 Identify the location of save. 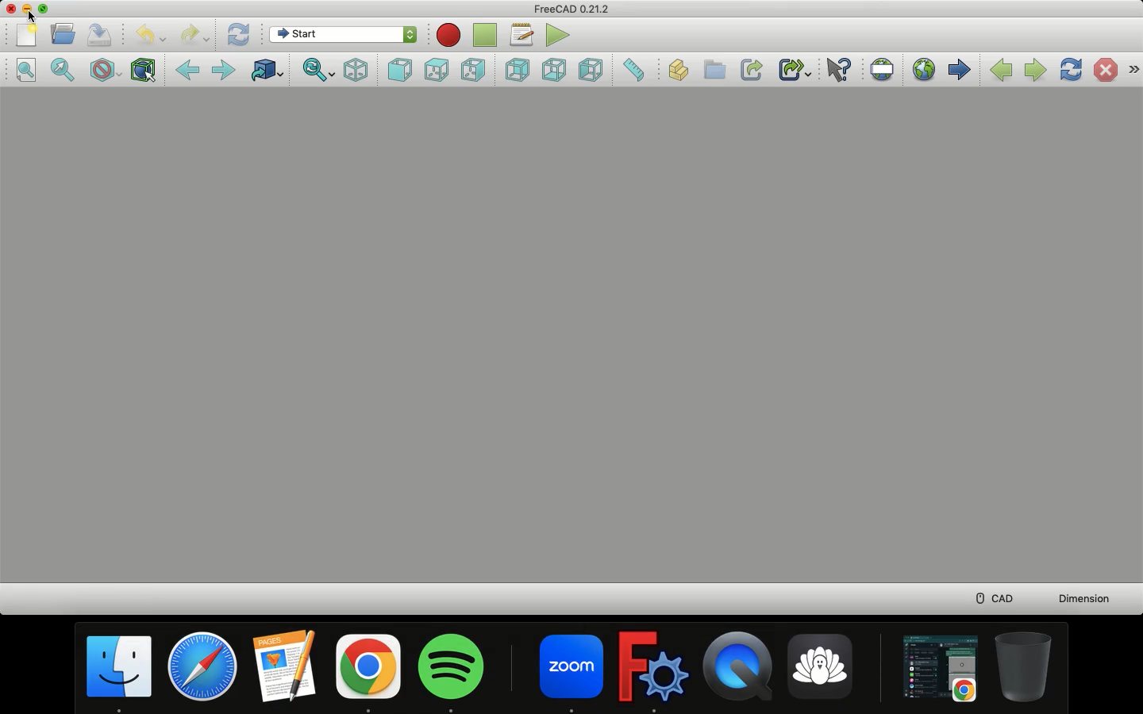
(102, 34).